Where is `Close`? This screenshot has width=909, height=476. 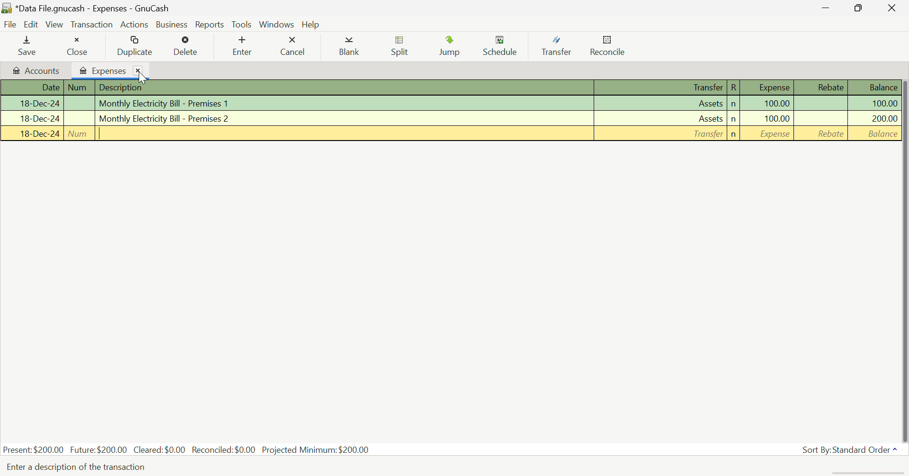
Close is located at coordinates (77, 46).